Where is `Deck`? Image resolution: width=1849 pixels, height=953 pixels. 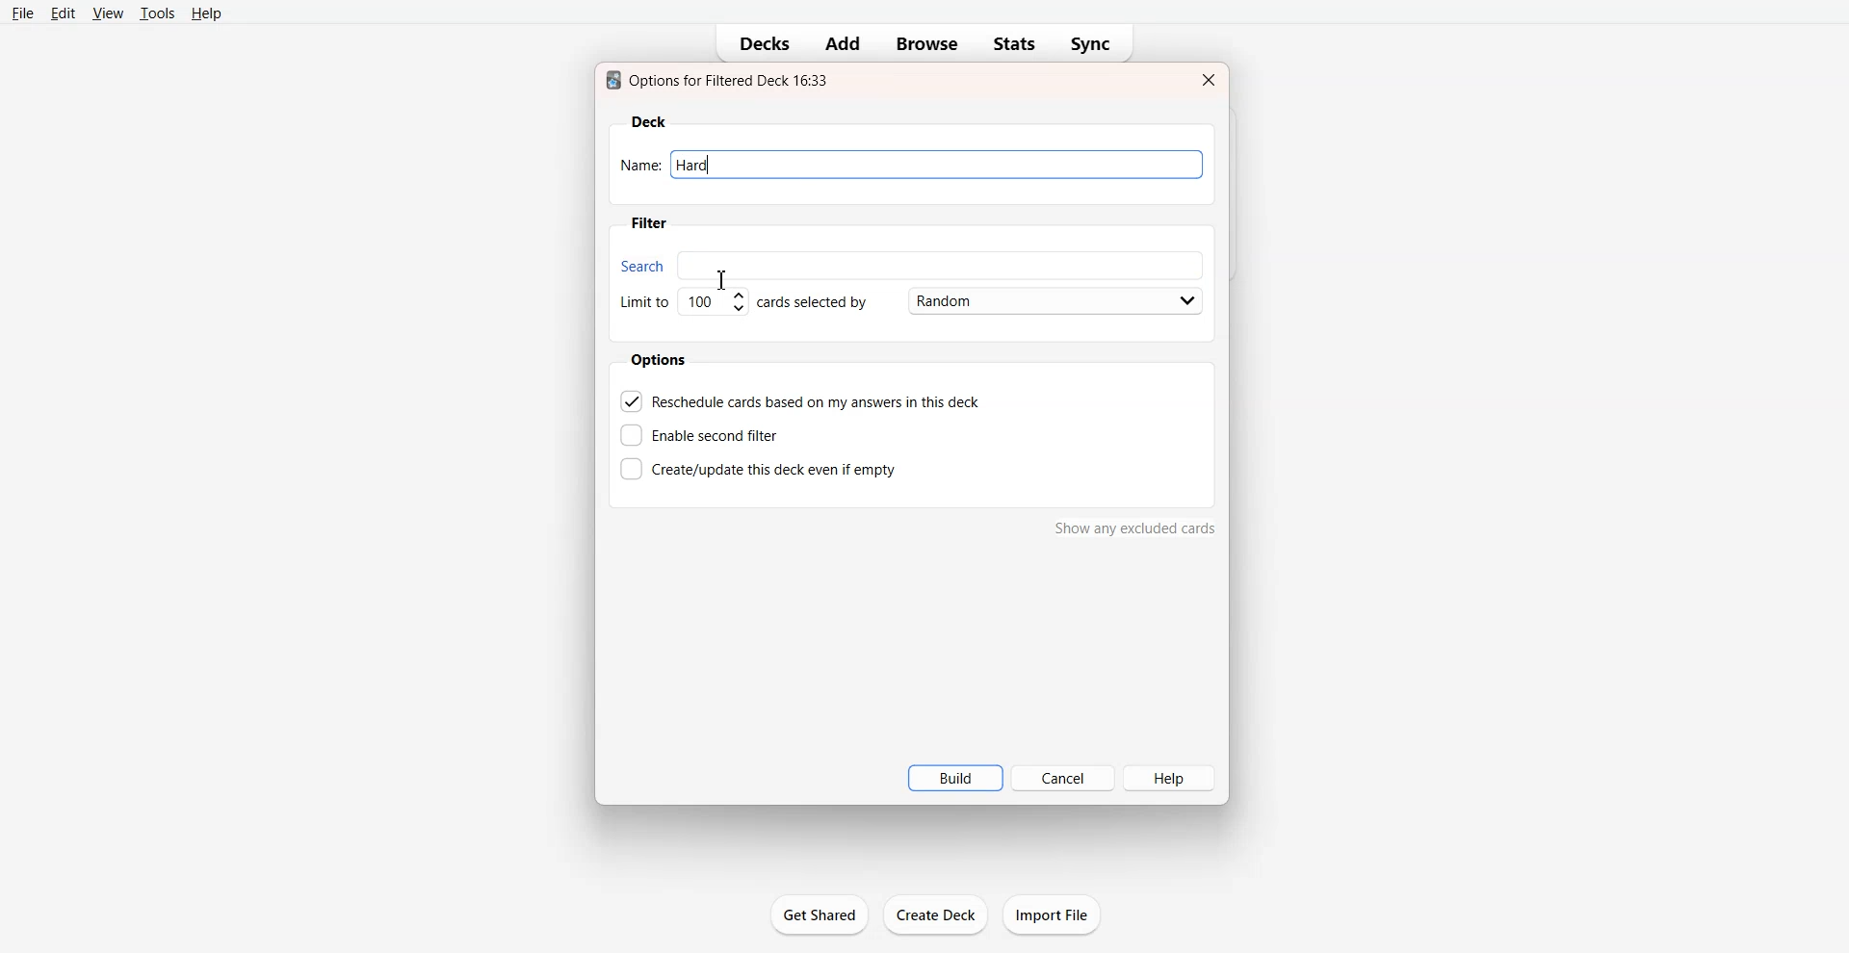
Deck is located at coordinates (649, 122).